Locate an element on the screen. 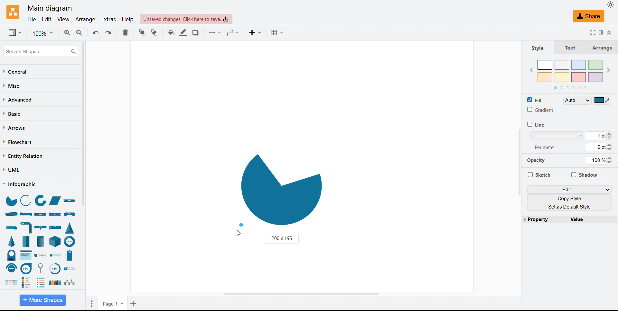 This screenshot has height=311, width=618. Connectors  is located at coordinates (216, 33).